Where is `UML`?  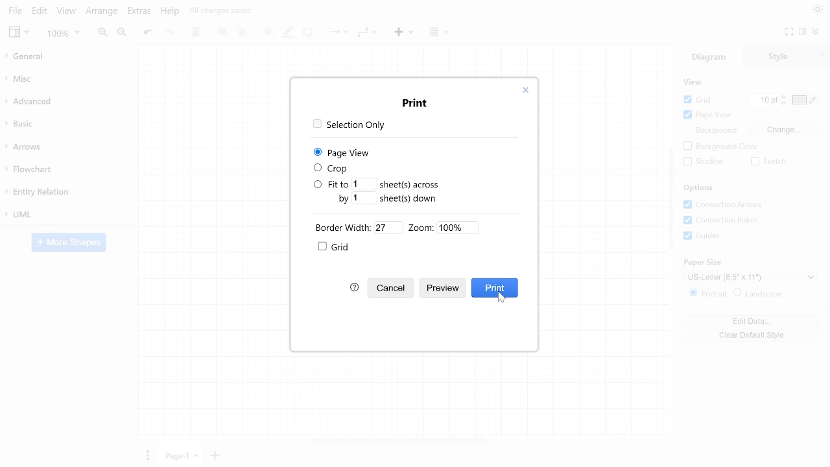
UML is located at coordinates (69, 215).